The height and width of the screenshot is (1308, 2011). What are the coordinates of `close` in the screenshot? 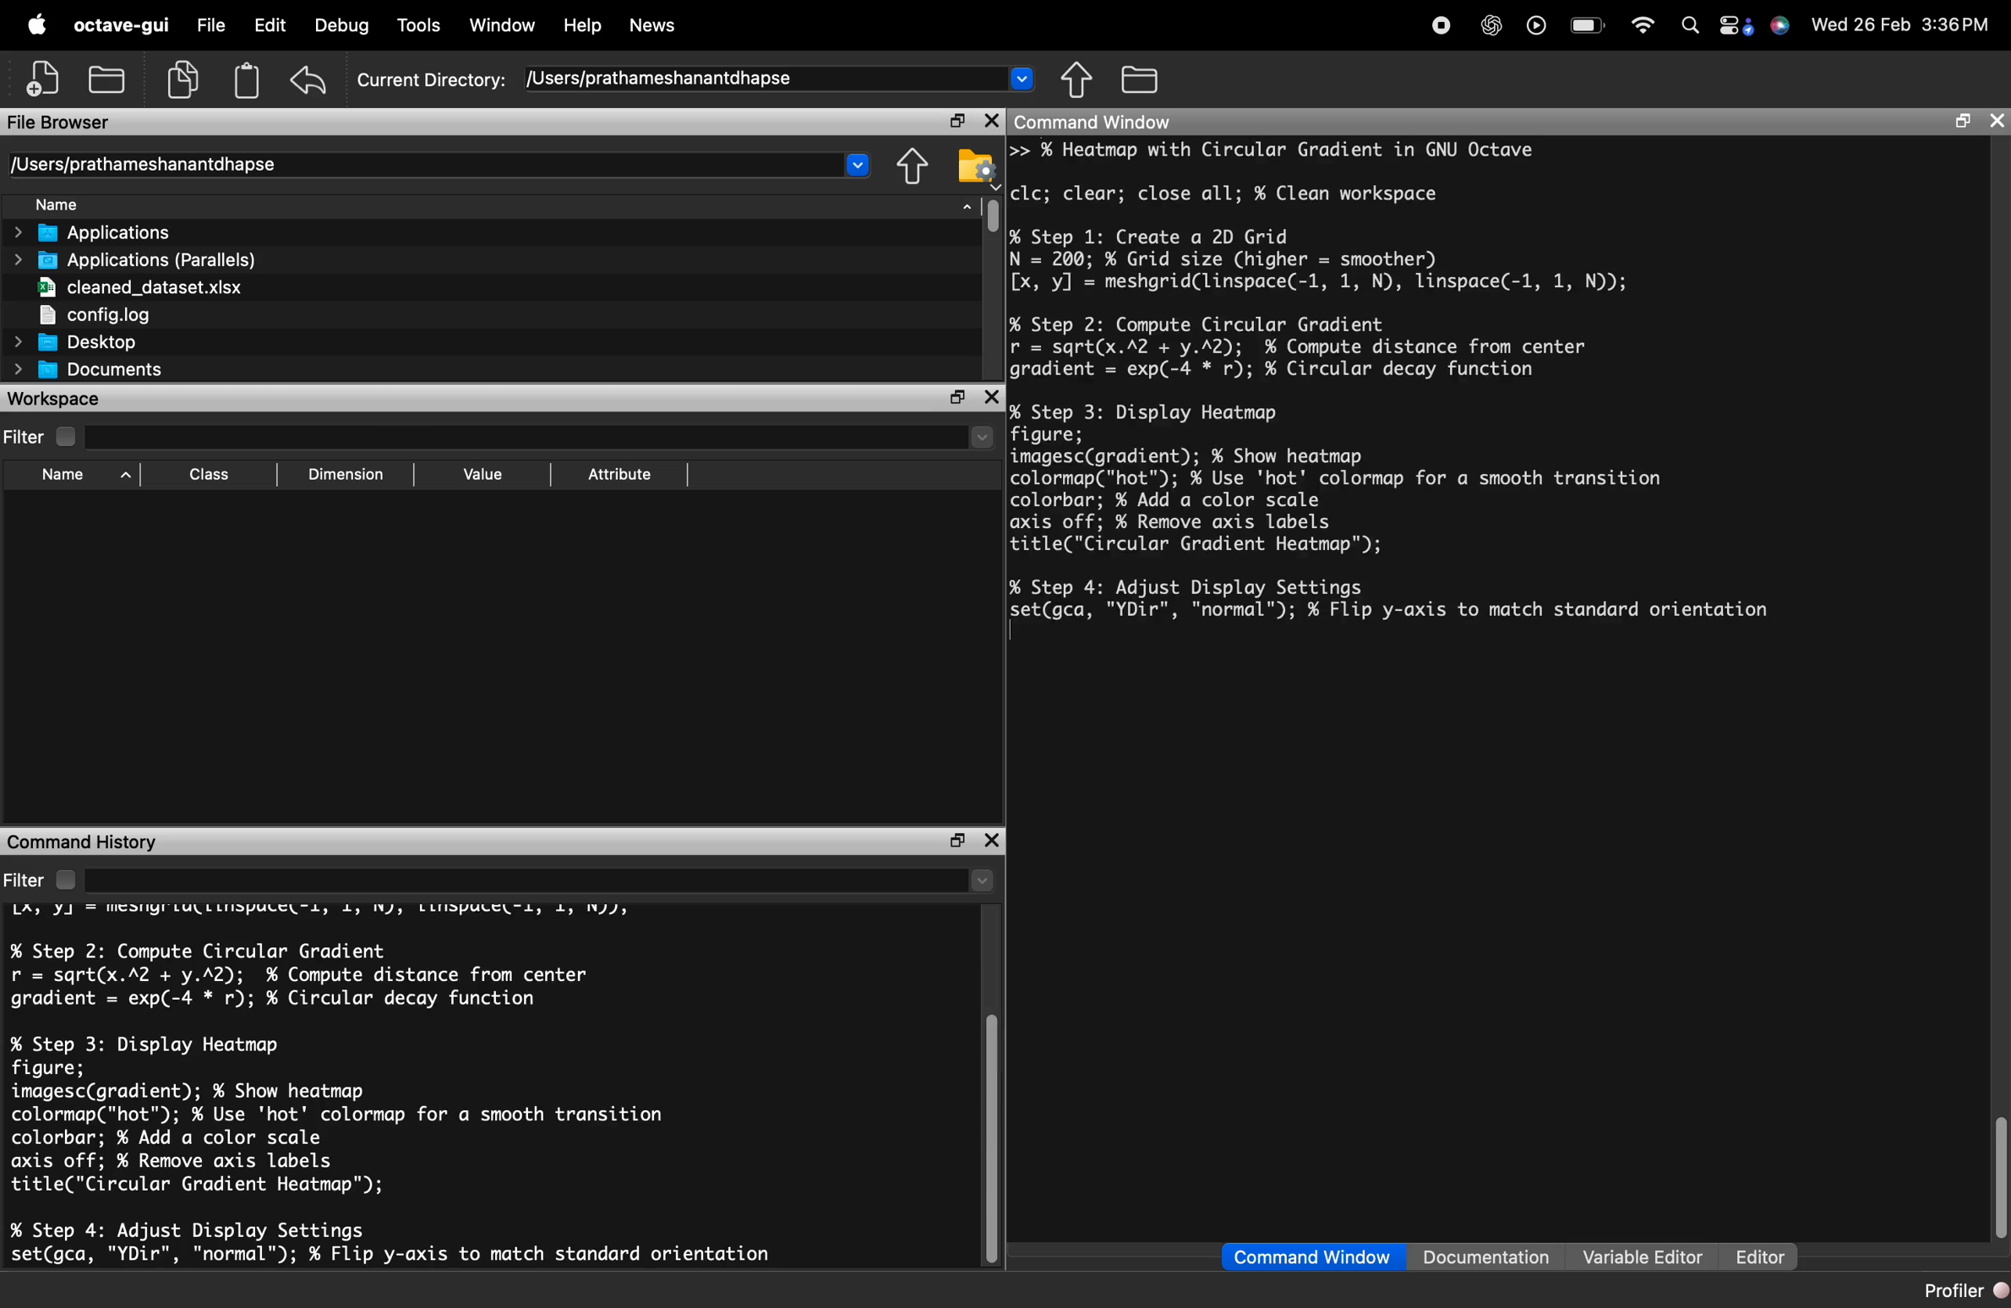 It's located at (992, 840).